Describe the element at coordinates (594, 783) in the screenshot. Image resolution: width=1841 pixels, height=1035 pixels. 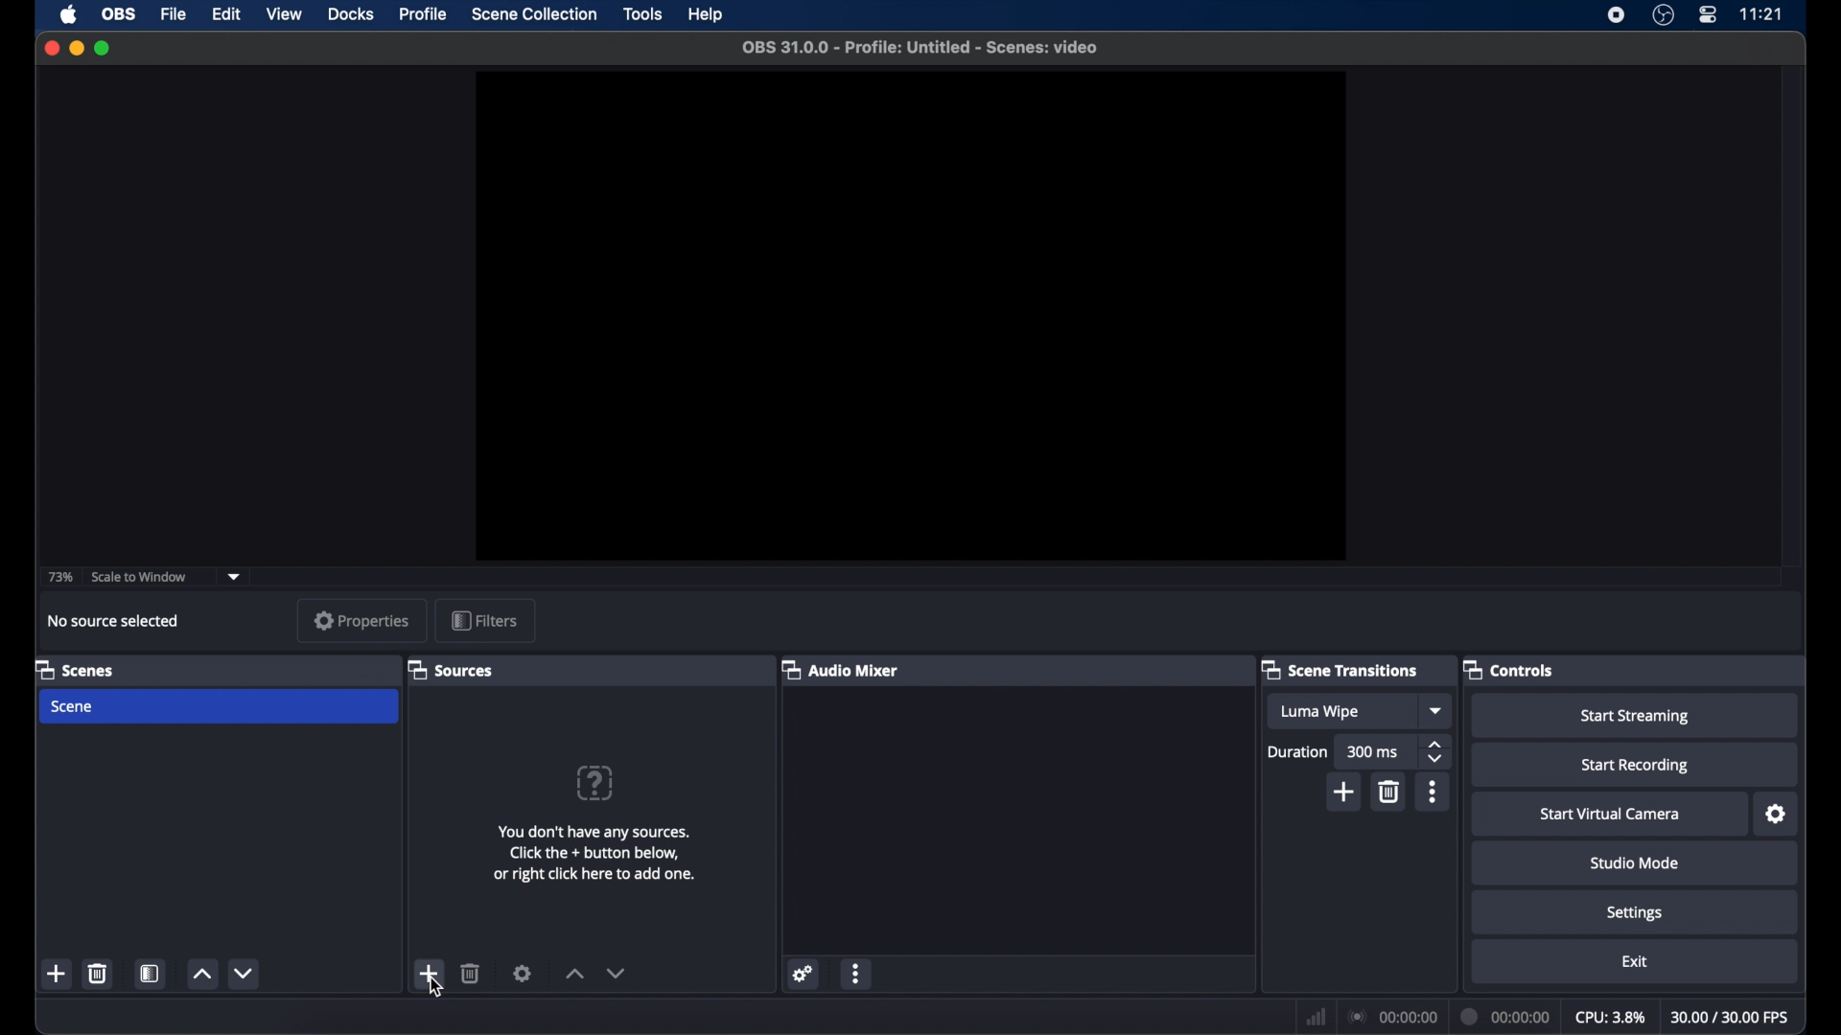
I see `question mark icon` at that location.